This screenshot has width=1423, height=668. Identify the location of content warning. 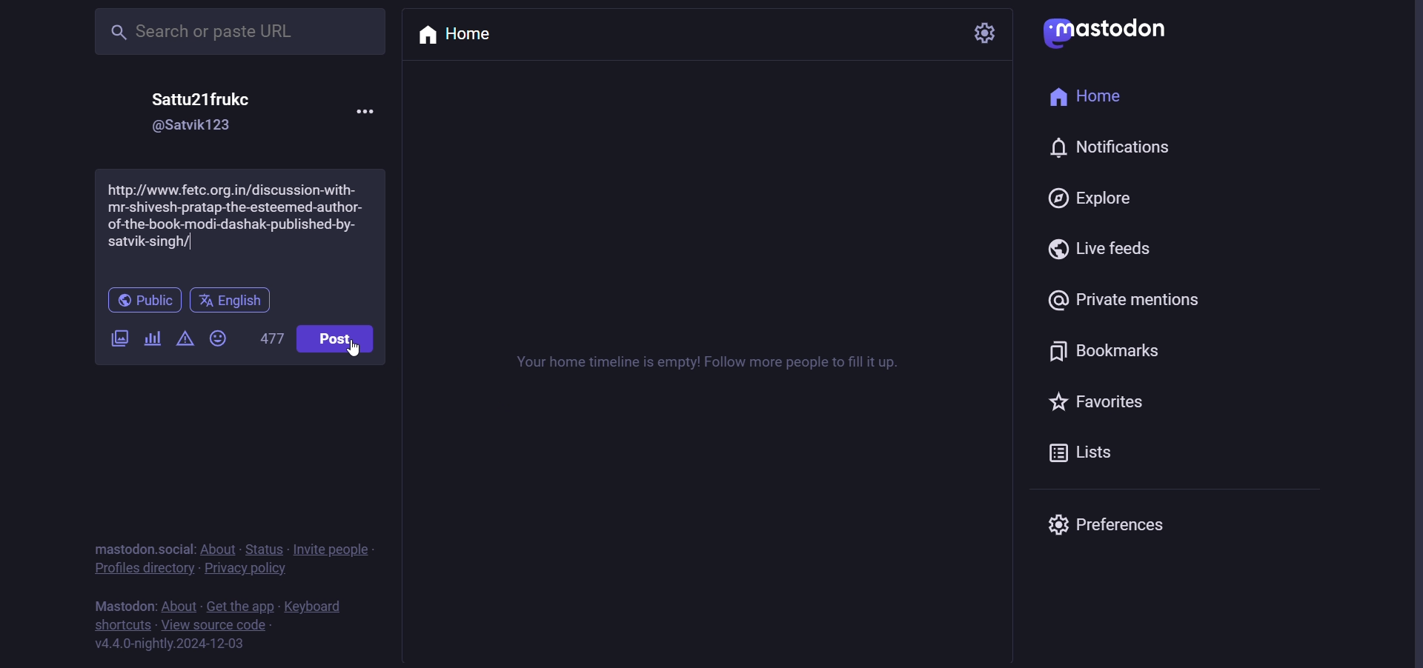
(183, 340).